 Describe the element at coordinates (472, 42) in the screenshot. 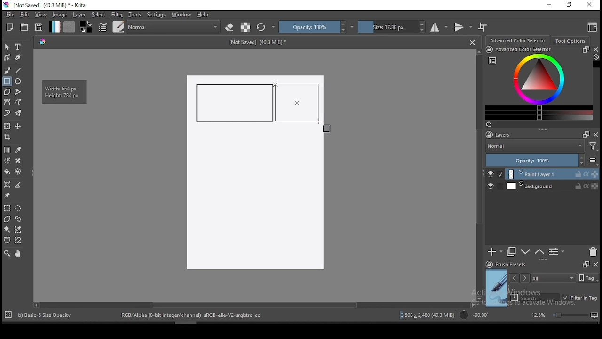

I see `Close` at that location.